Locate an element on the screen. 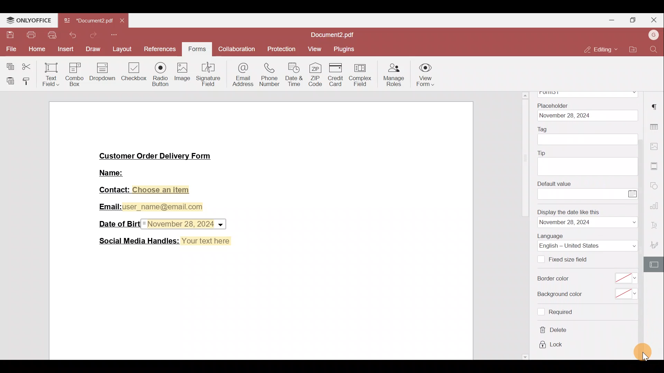 This screenshot has width=664, height=373. Email:user_name@email.com is located at coordinates (149, 207).